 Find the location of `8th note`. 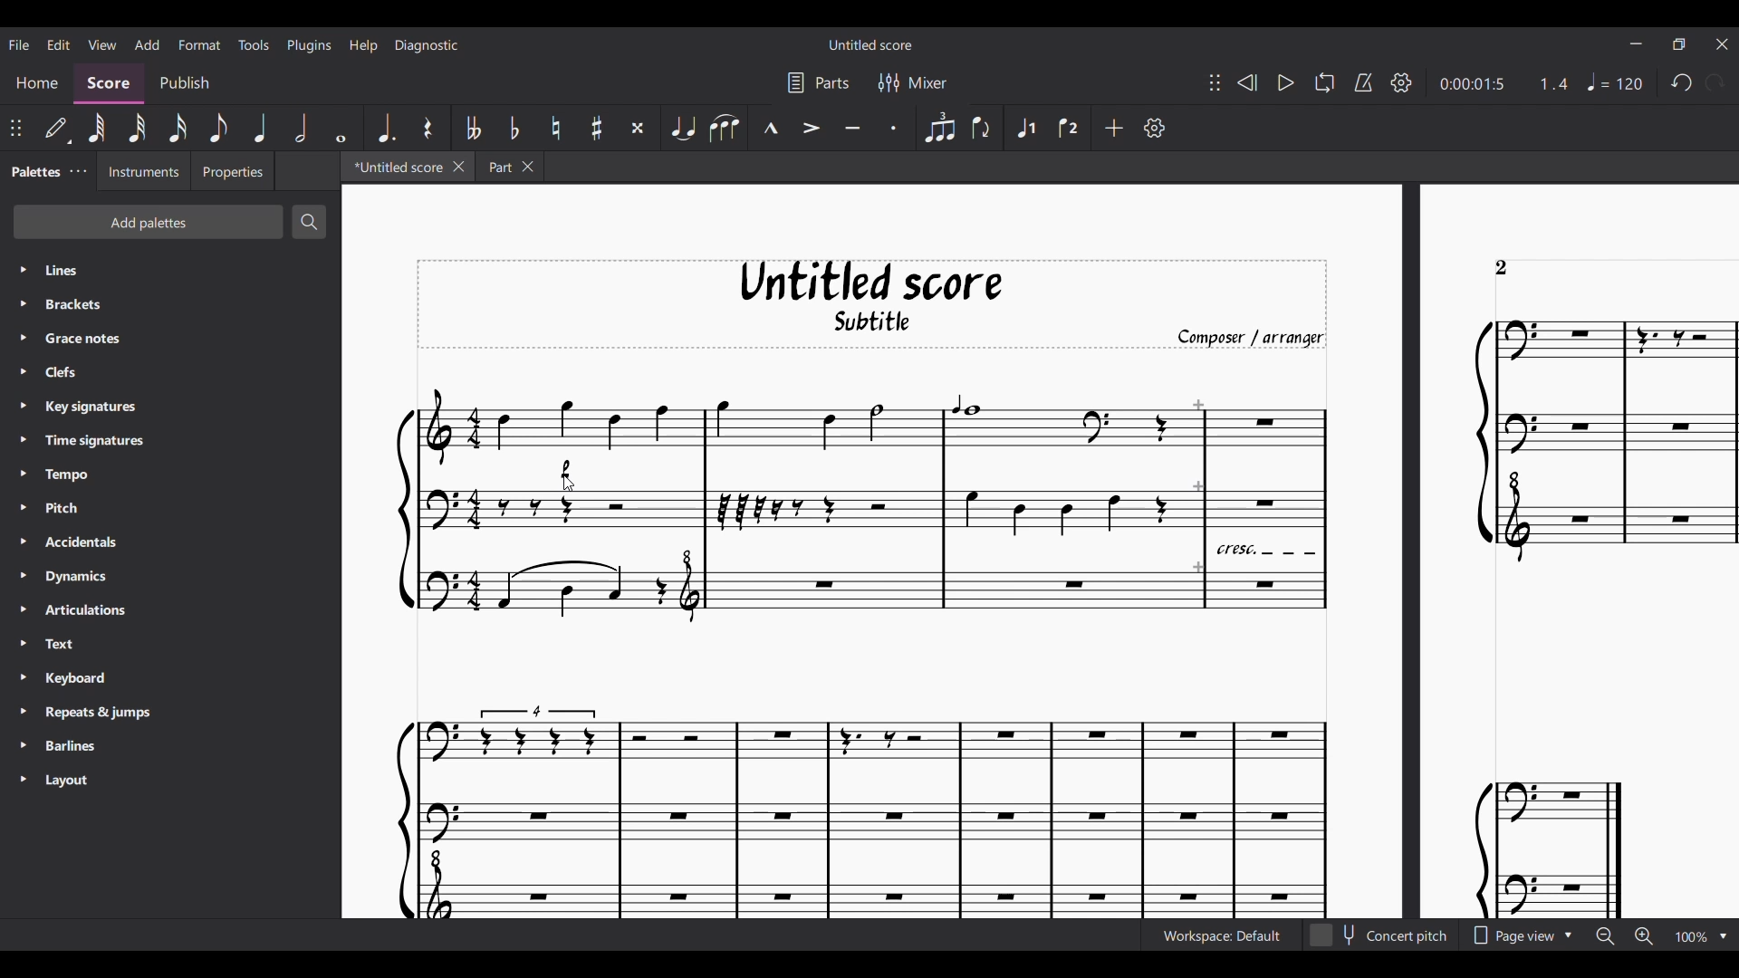

8th note is located at coordinates (217, 128).